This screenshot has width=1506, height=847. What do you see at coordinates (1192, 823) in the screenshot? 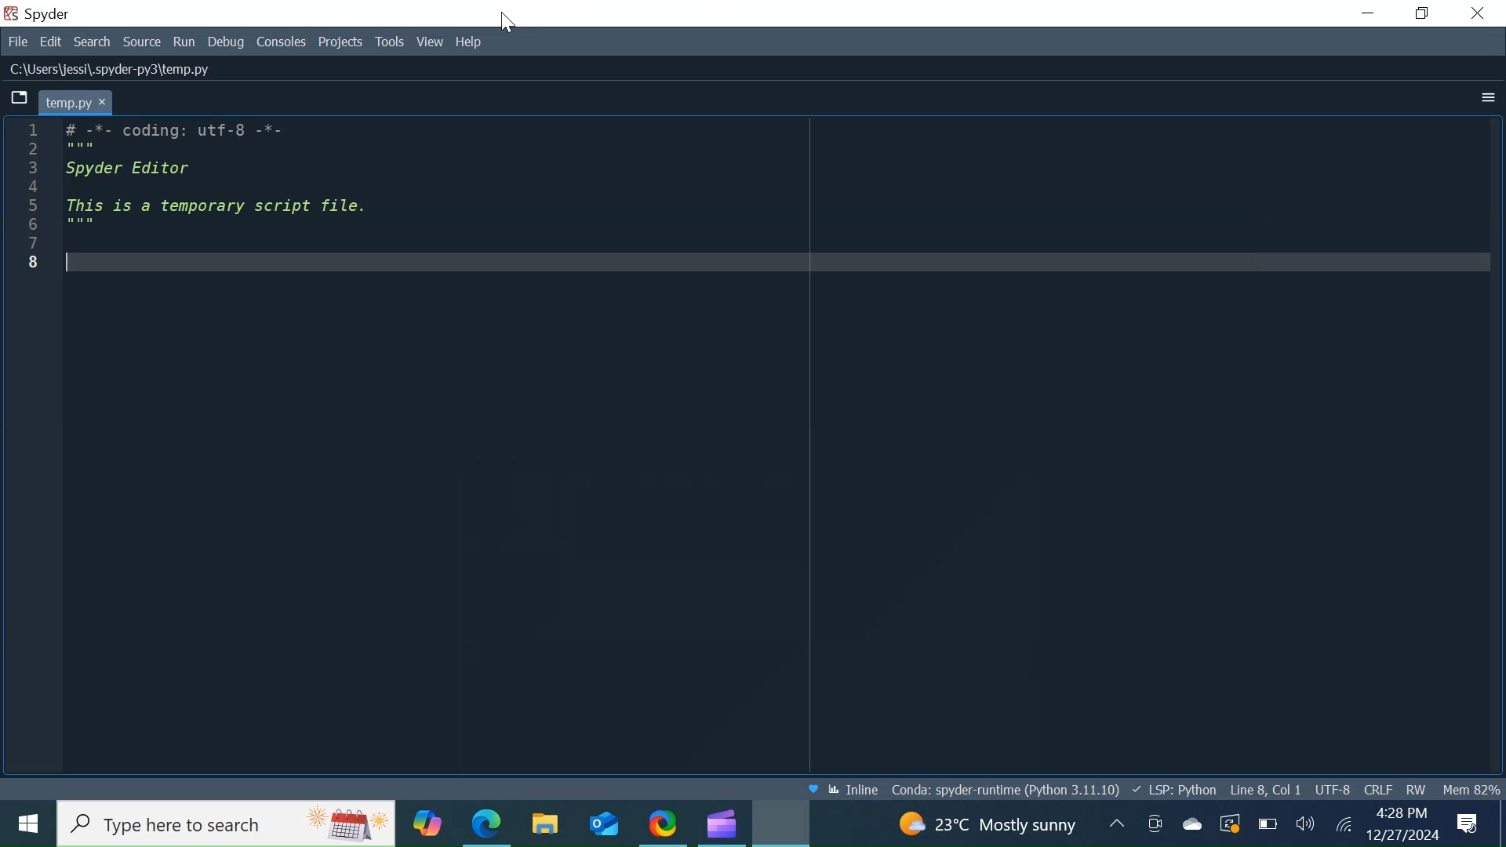
I see `Onedrive` at bounding box center [1192, 823].